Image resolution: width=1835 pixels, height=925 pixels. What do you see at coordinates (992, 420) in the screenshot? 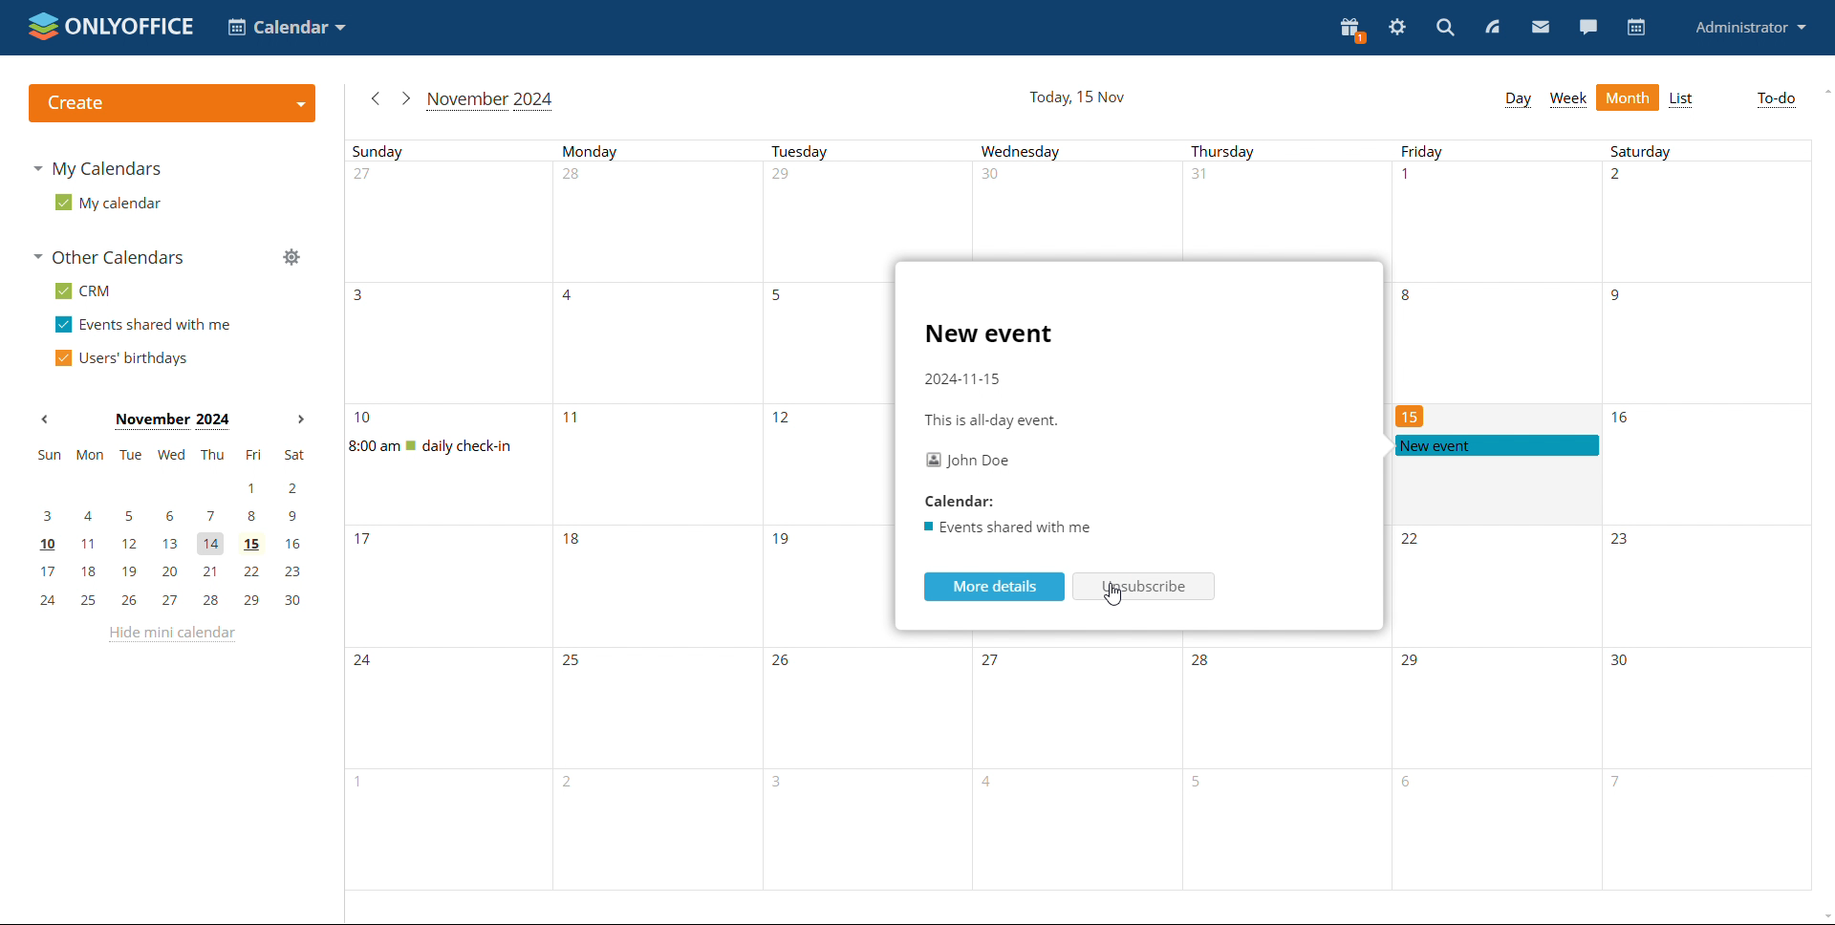
I see `event duration details` at bounding box center [992, 420].